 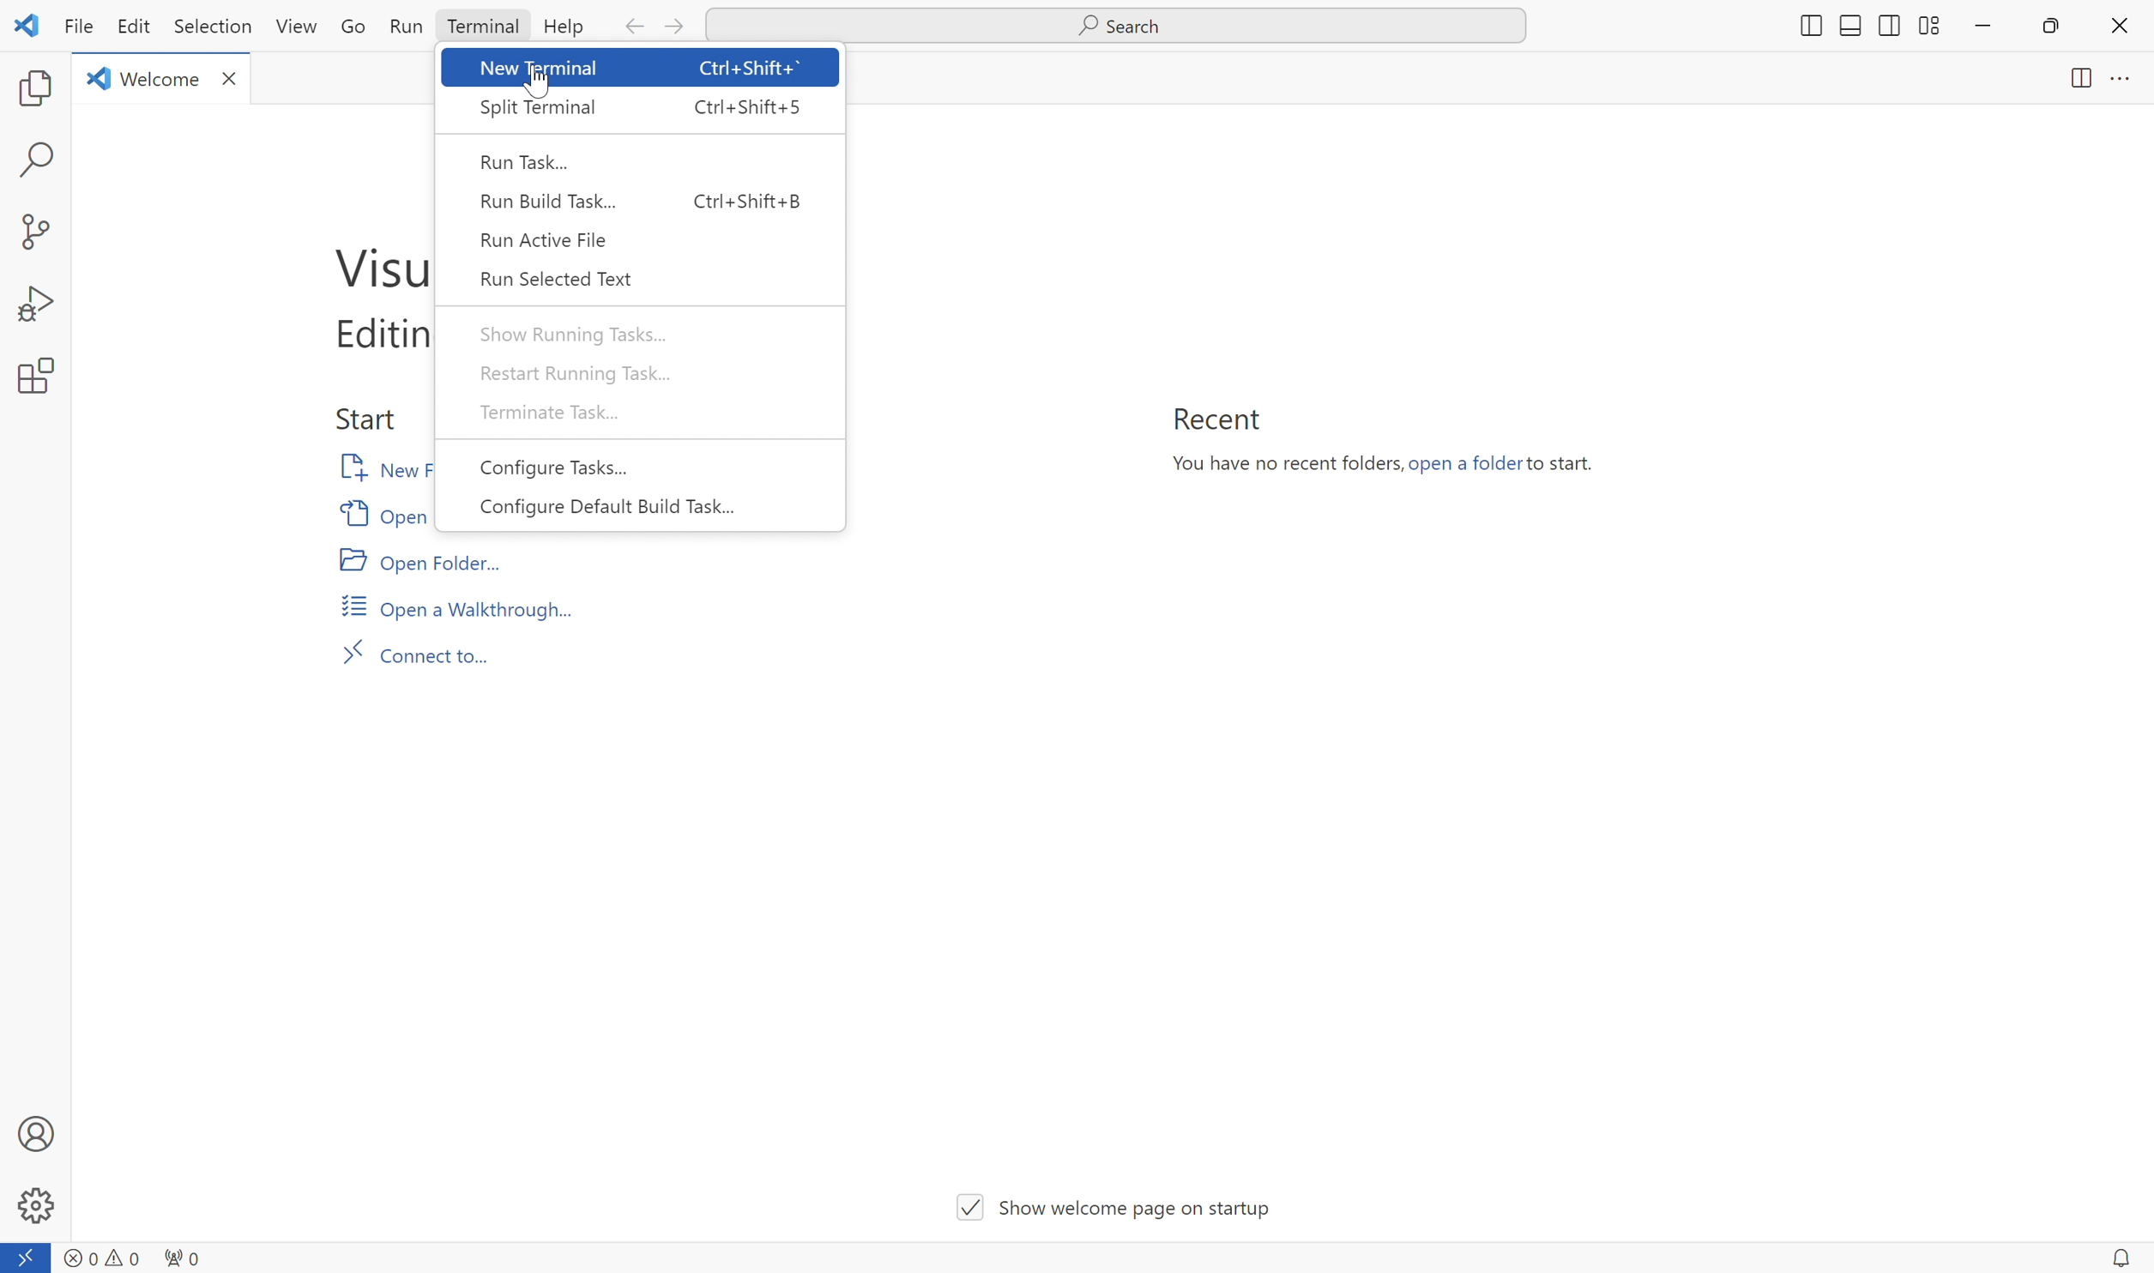 I want to click on Open Folder..., so click(x=419, y=559).